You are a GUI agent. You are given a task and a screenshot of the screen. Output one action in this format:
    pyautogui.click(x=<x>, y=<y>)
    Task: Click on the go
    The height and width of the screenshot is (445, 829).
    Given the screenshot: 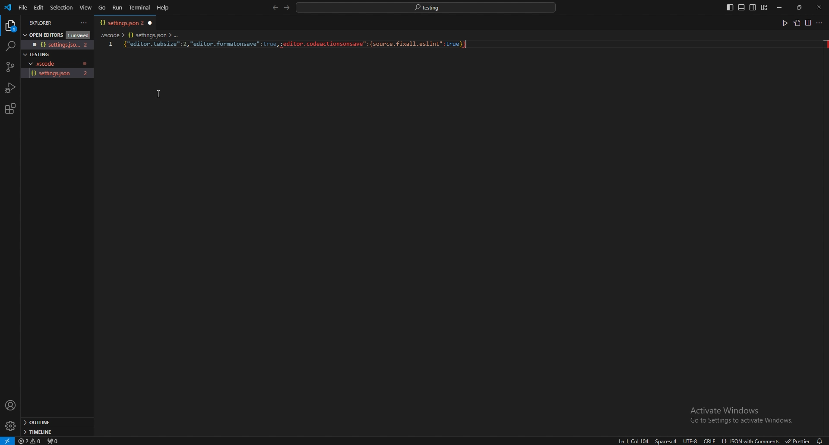 What is the action you would take?
    pyautogui.click(x=102, y=8)
    